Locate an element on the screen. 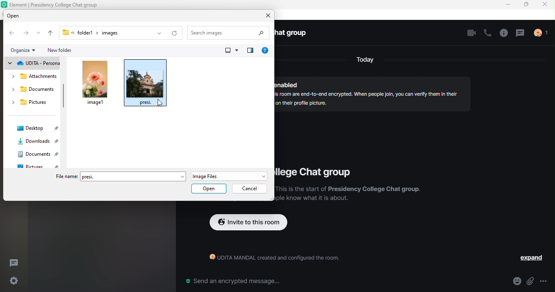  attachment is located at coordinates (531, 281).